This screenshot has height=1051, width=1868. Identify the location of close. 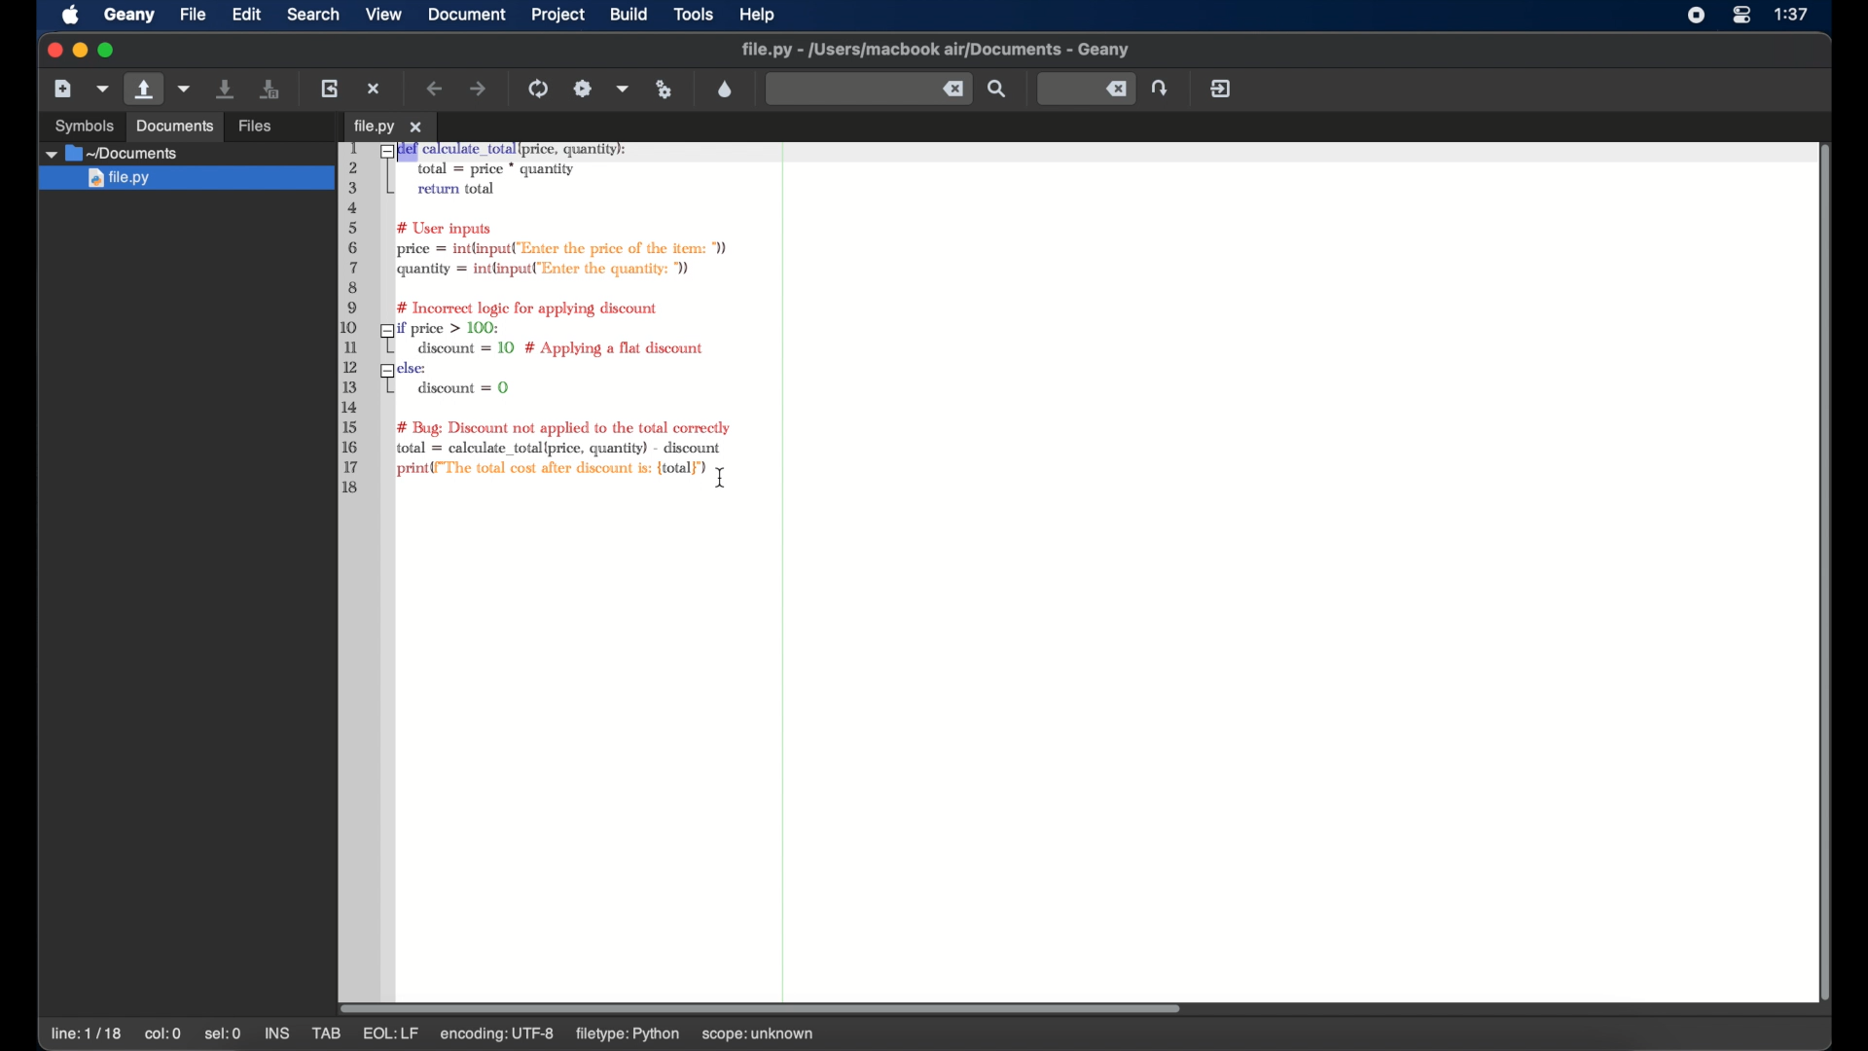
(53, 51).